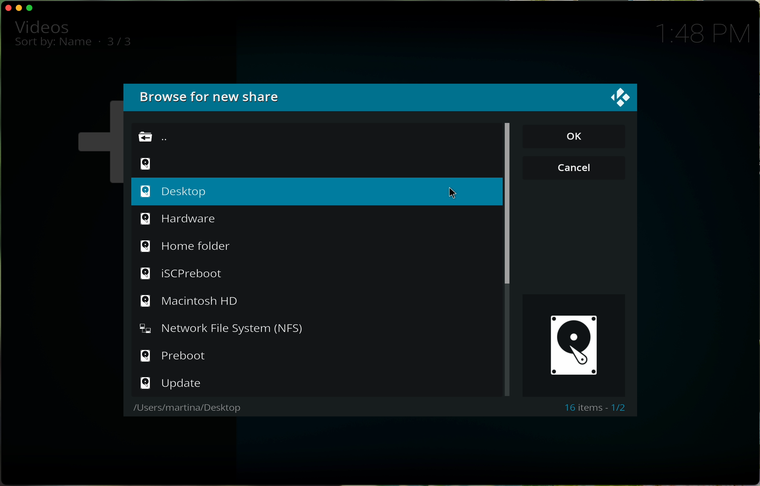 The height and width of the screenshot is (486, 760). Describe the element at coordinates (619, 408) in the screenshot. I see `1/2` at that location.